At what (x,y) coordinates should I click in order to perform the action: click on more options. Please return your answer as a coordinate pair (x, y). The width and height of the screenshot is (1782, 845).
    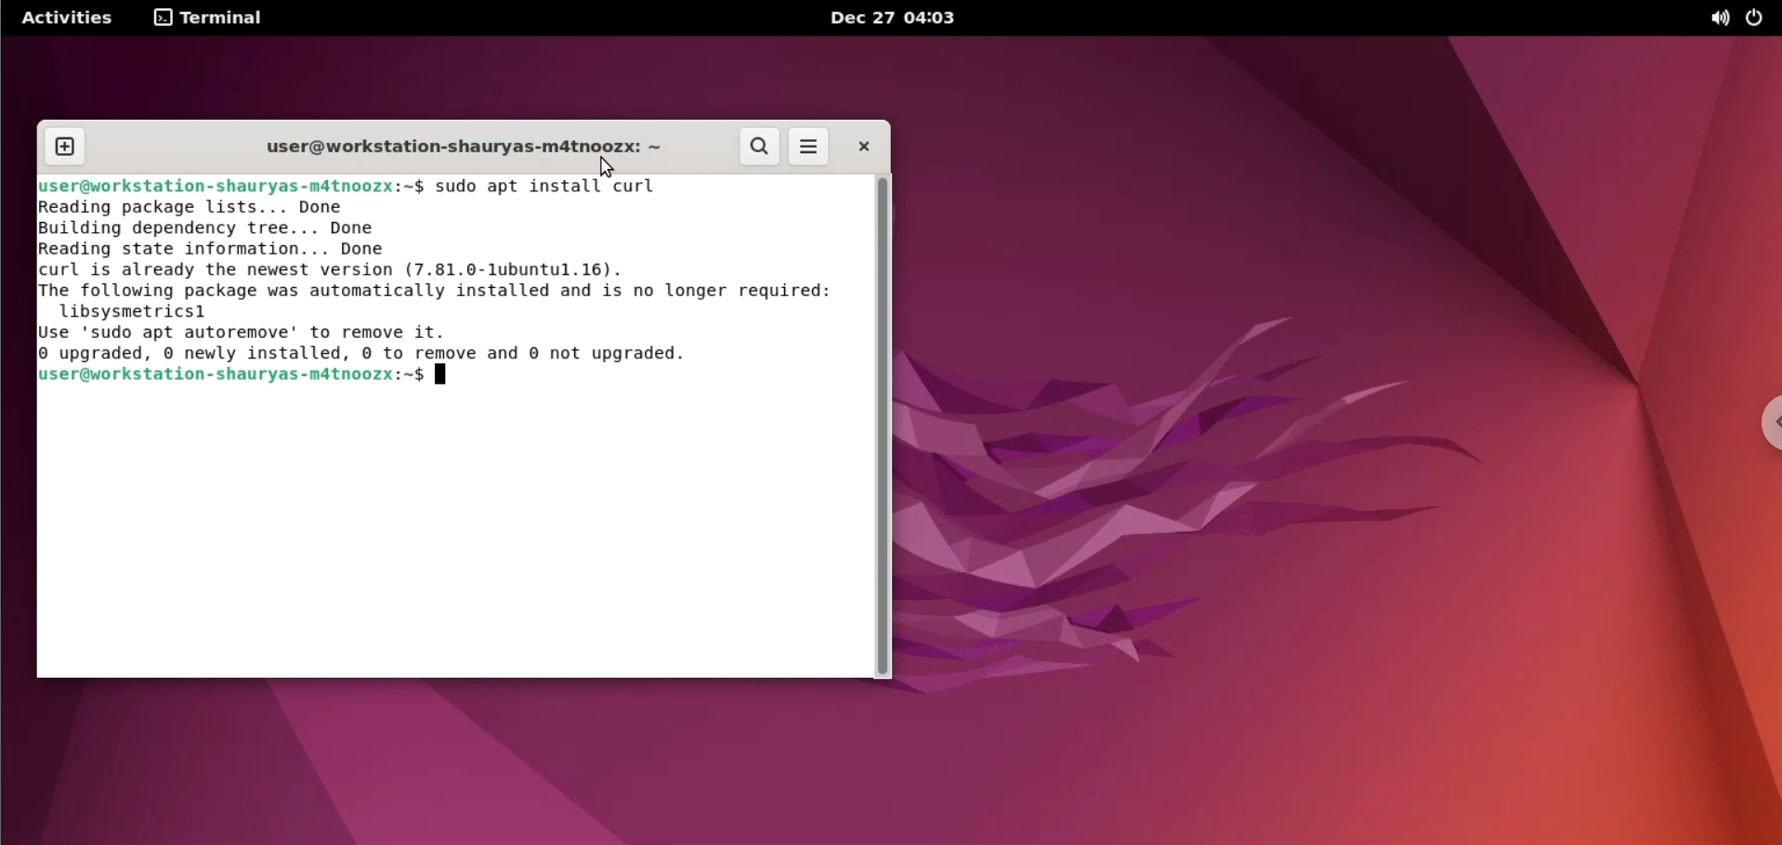
    Looking at the image, I should click on (808, 148).